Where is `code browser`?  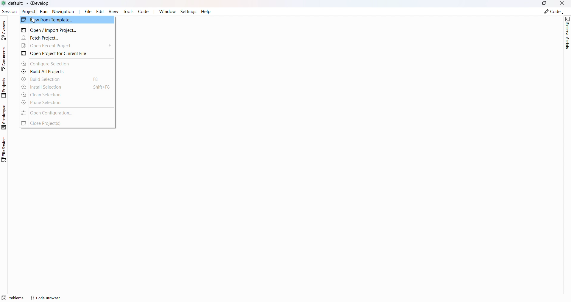 code browser is located at coordinates (46, 298).